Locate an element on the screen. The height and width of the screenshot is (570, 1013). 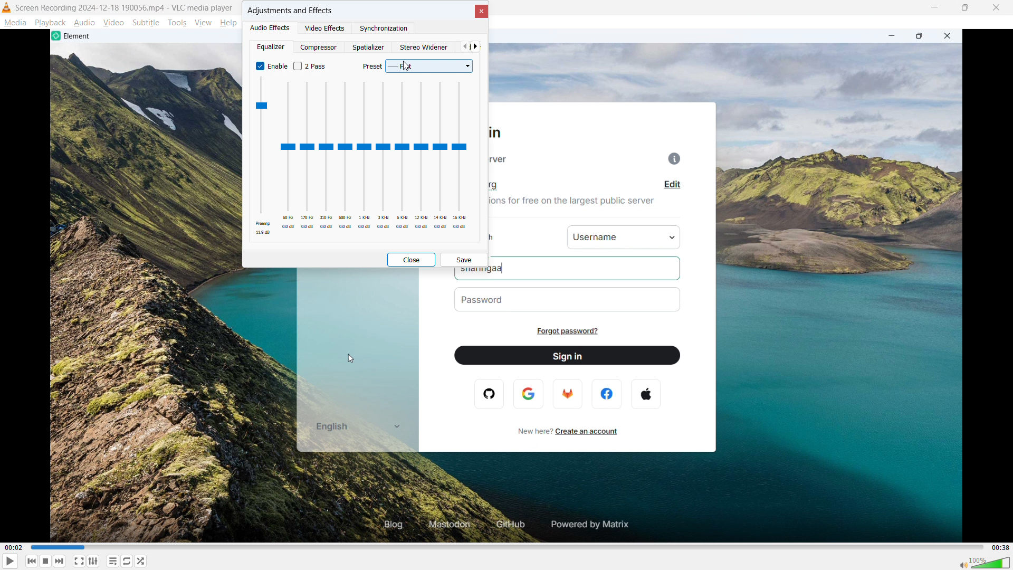
Adjust 60 Hertz  is located at coordinates (288, 157).